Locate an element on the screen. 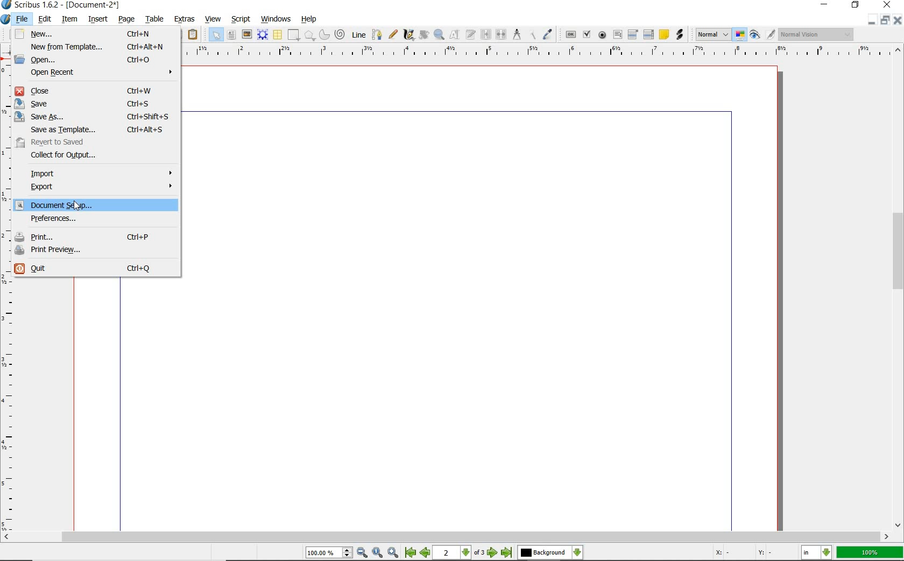 The width and height of the screenshot is (904, 561). Close is located at coordinates (899, 22).